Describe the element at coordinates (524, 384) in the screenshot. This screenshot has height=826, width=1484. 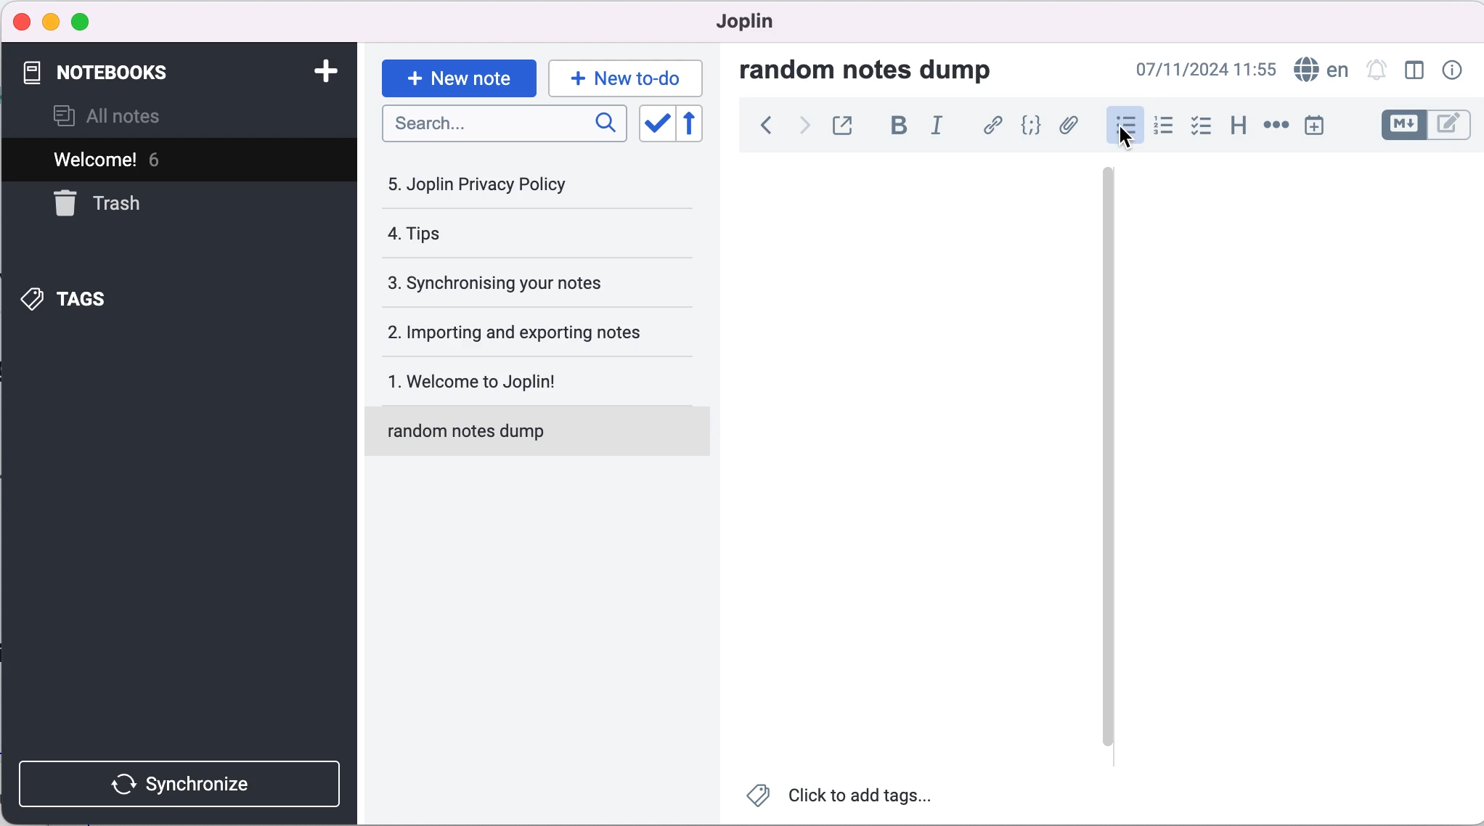
I see `welcome to joplin!` at that location.